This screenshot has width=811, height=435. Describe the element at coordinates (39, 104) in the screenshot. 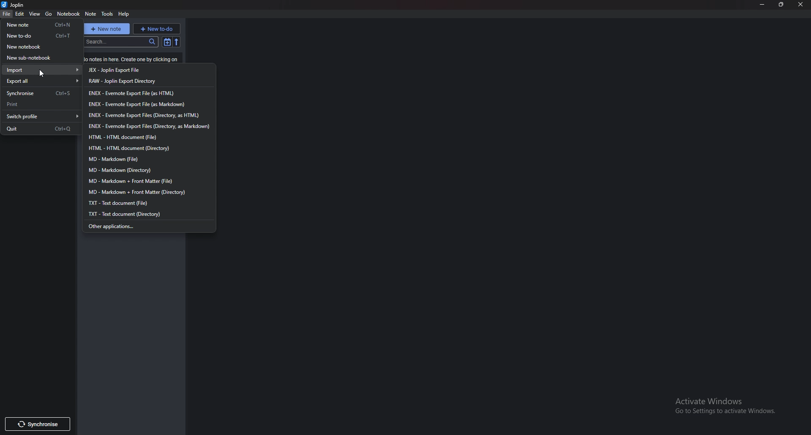

I see `Print` at that location.